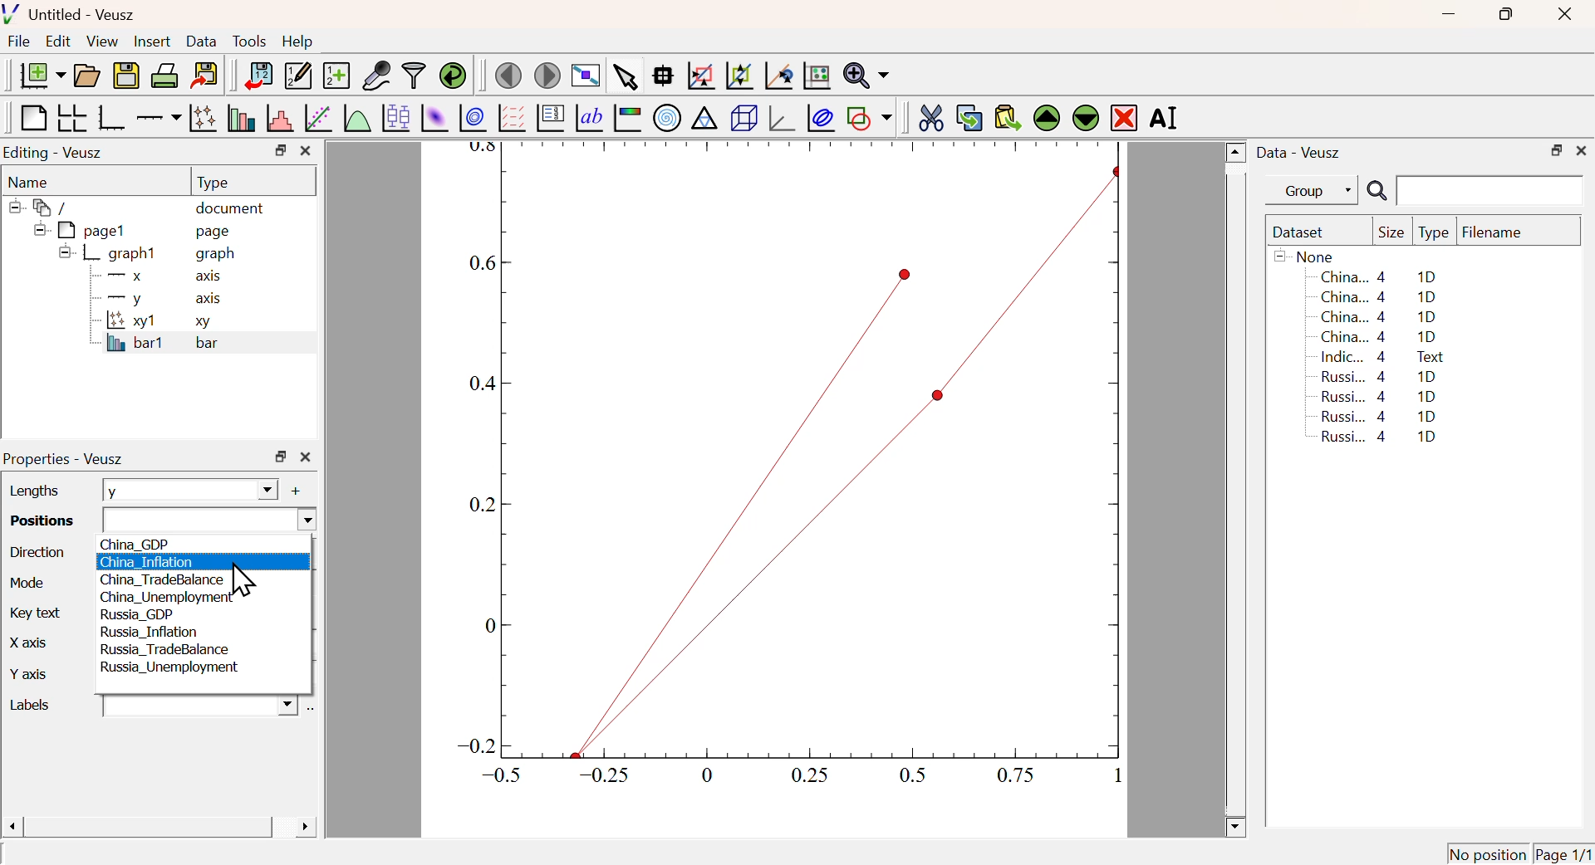  What do you see at coordinates (73, 16) in the screenshot?
I see `Untitled - Veusz` at bounding box center [73, 16].